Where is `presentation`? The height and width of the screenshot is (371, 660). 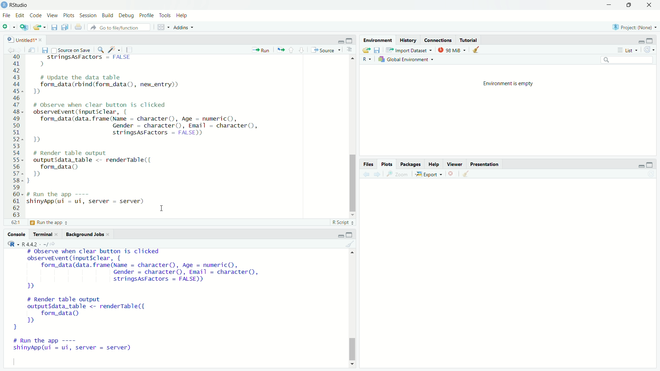 presentation is located at coordinates (485, 164).